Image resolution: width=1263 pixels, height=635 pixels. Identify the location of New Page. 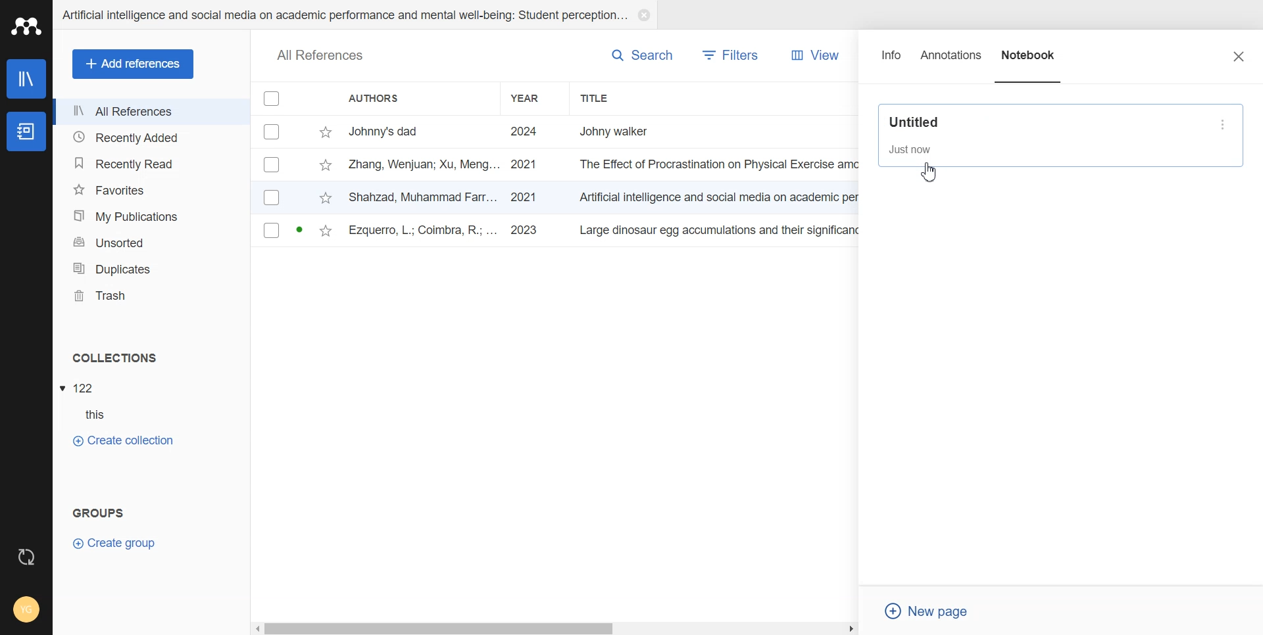
(932, 611).